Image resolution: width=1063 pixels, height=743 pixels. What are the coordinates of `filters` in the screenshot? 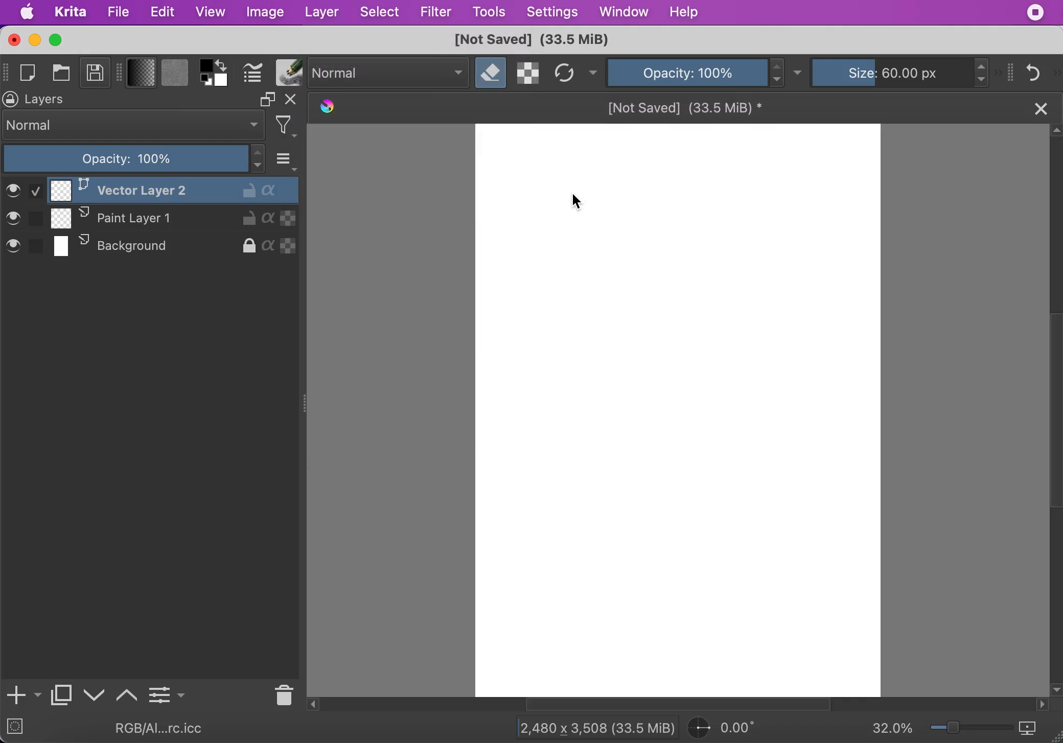 It's located at (289, 126).